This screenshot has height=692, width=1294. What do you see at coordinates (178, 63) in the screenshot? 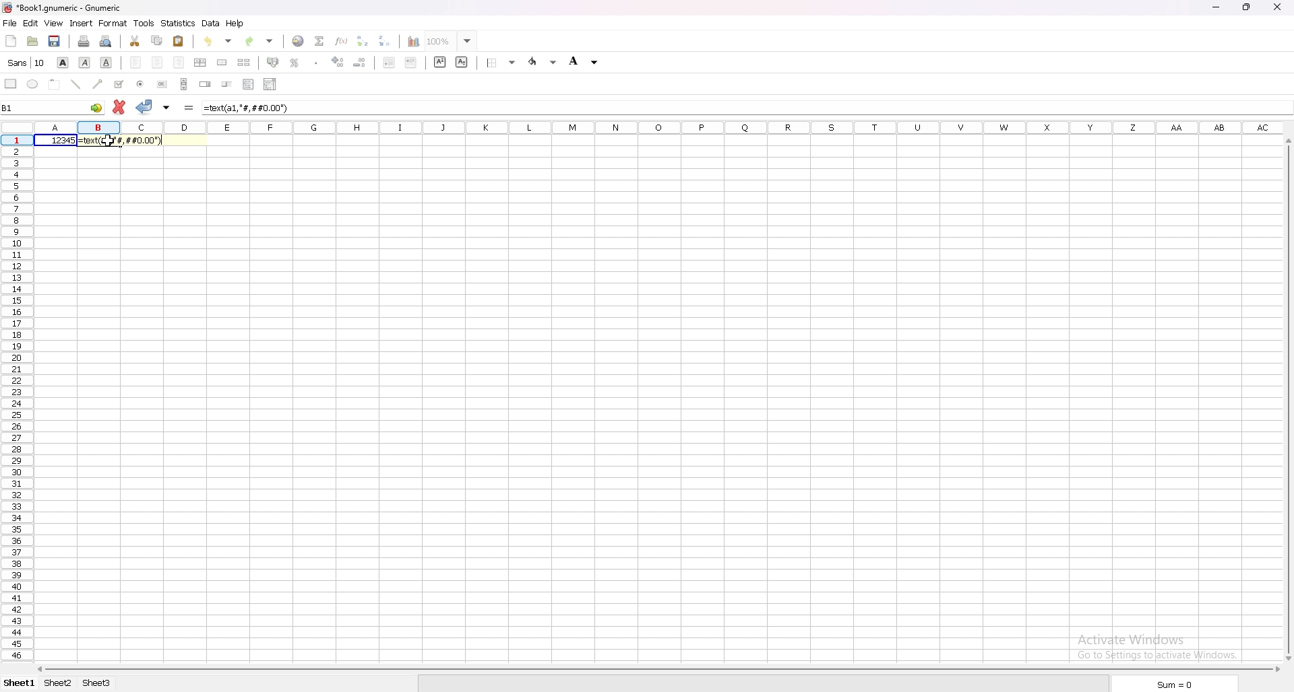
I see `align right` at bounding box center [178, 63].